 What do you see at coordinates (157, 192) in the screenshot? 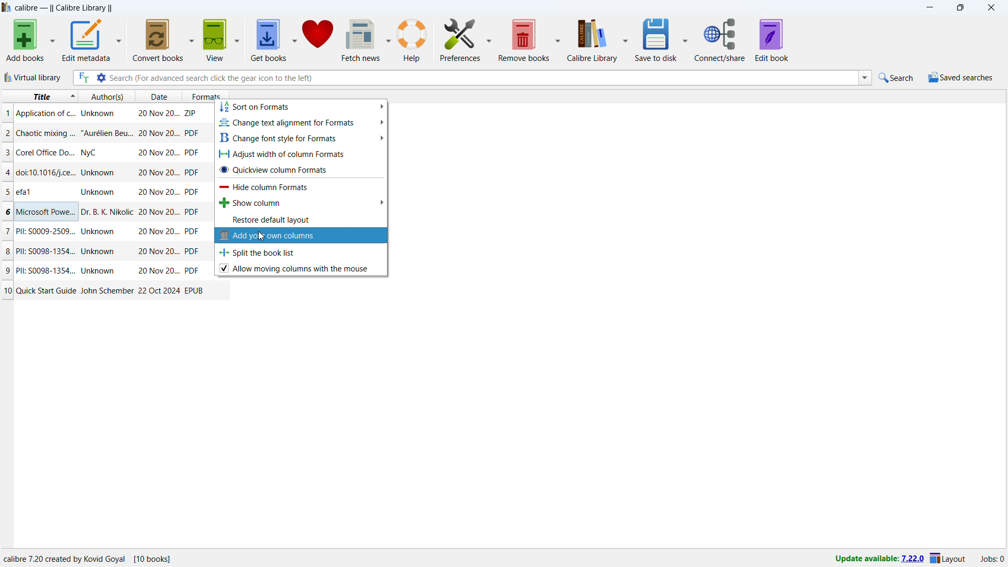
I see `date` at bounding box center [157, 192].